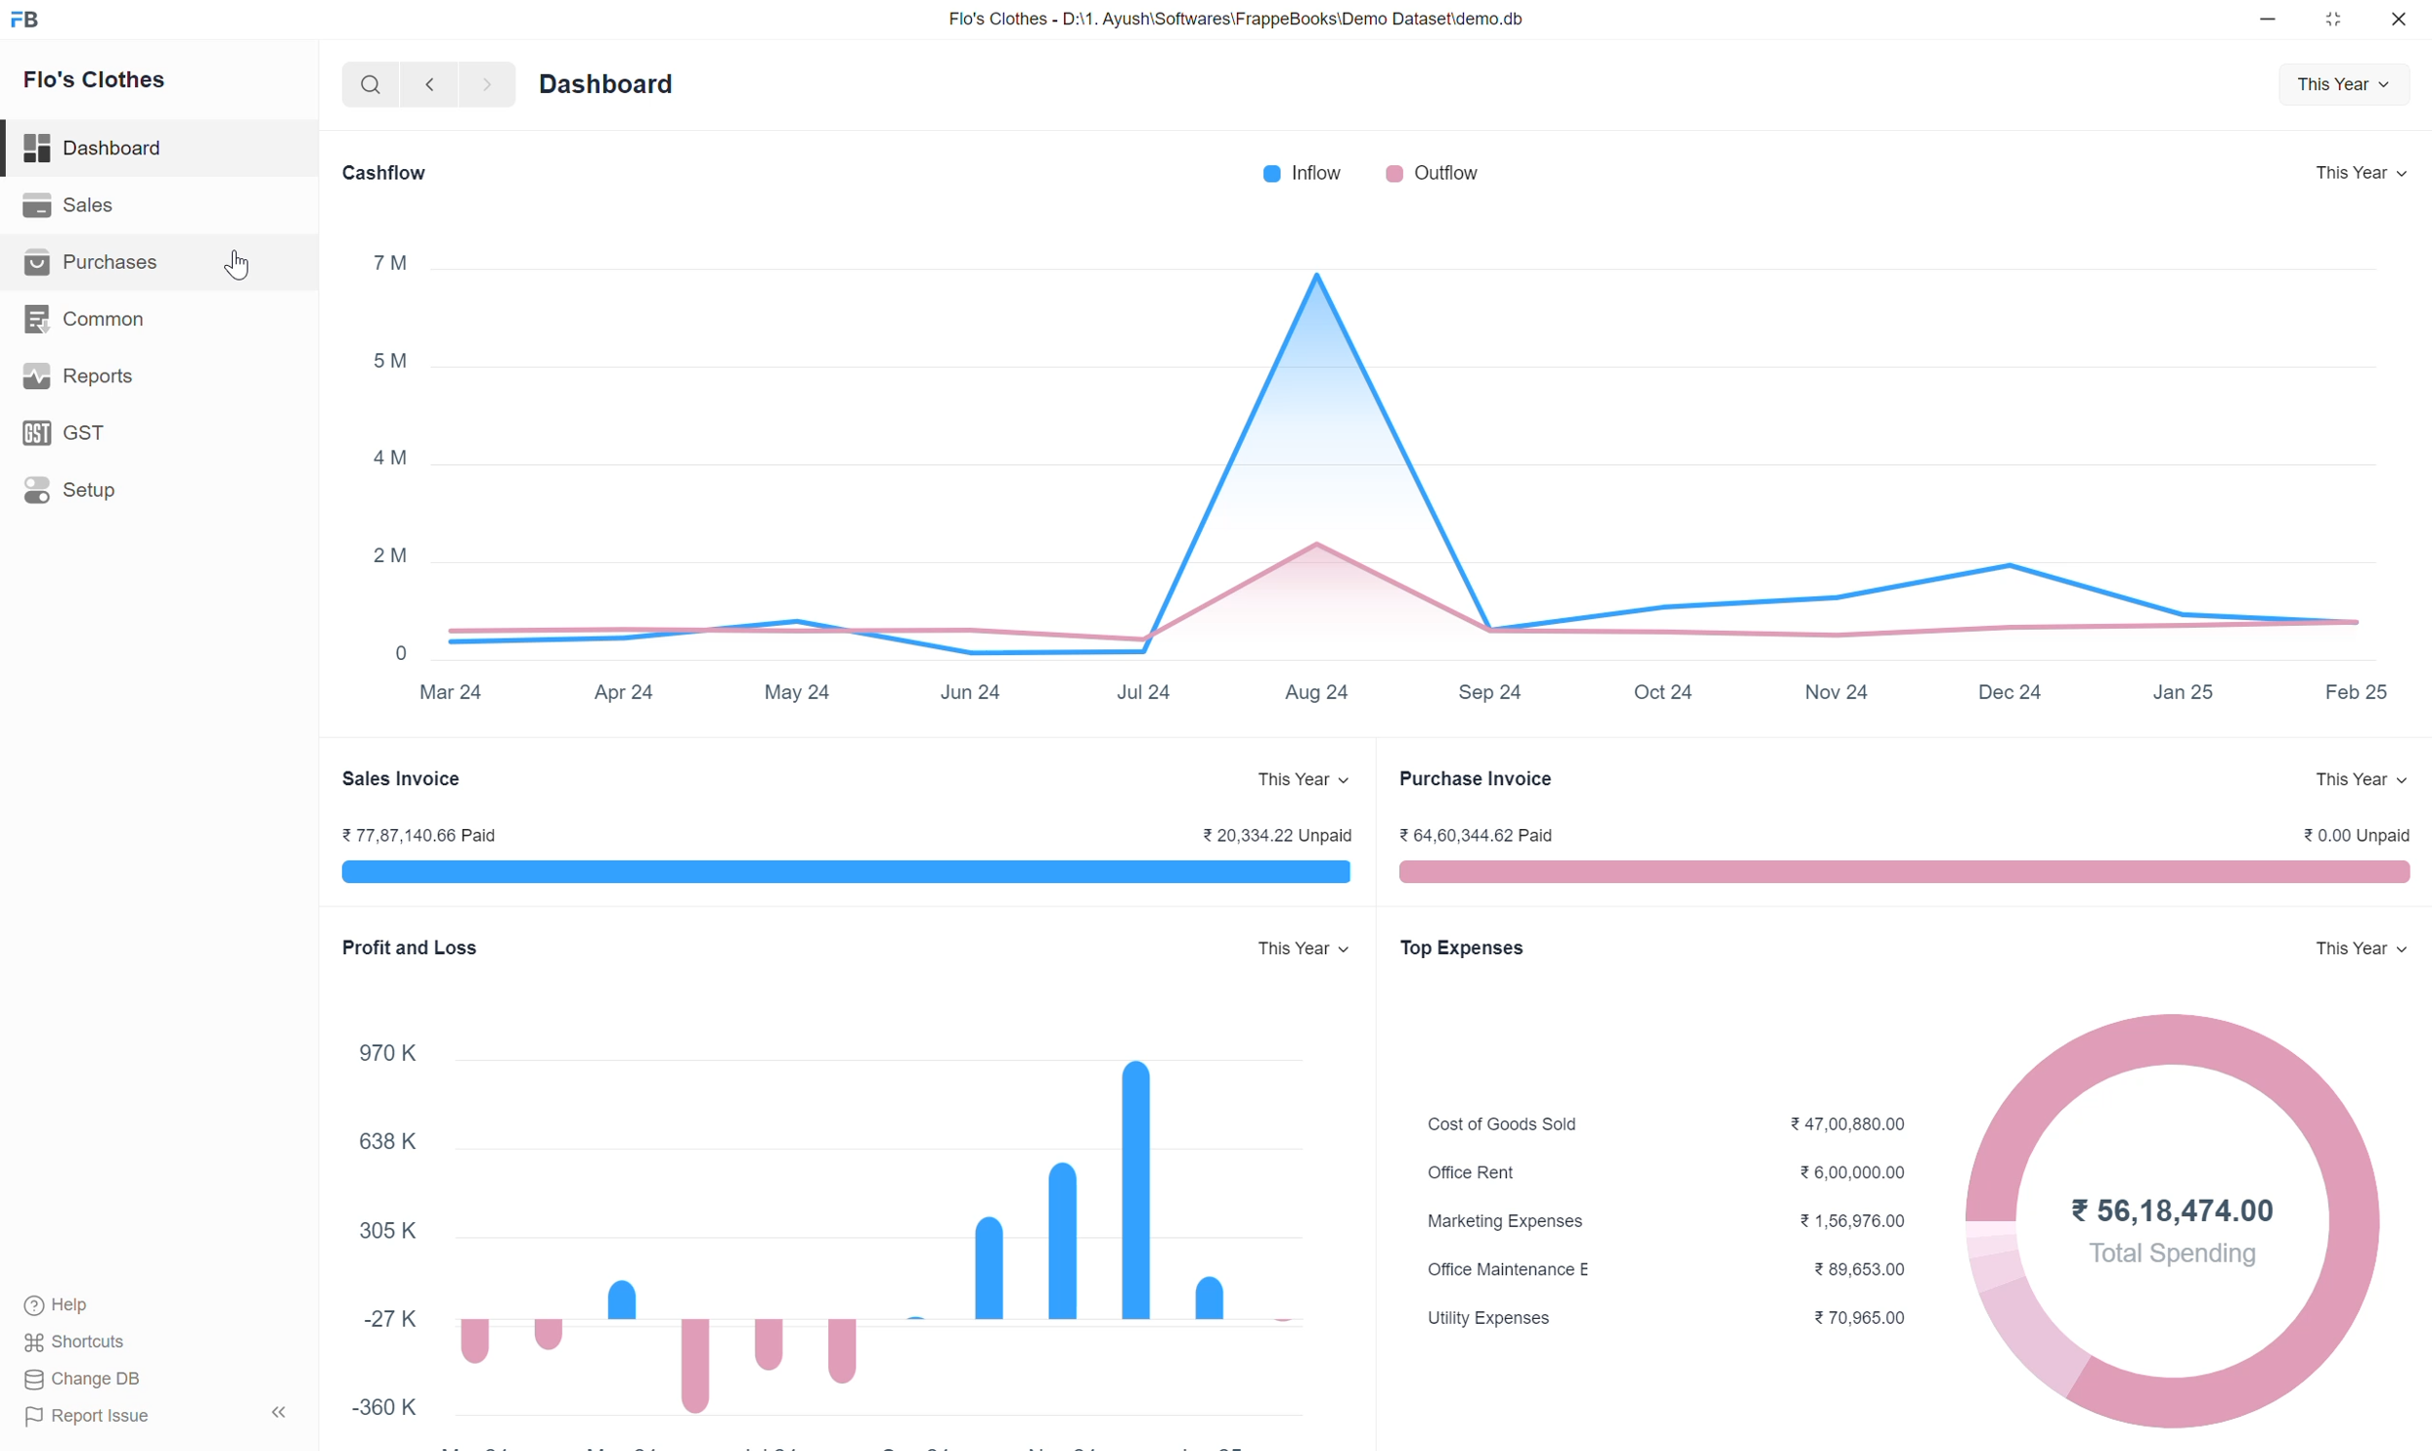 This screenshot has width=2432, height=1451. What do you see at coordinates (87, 376) in the screenshot?
I see `Reports` at bounding box center [87, 376].